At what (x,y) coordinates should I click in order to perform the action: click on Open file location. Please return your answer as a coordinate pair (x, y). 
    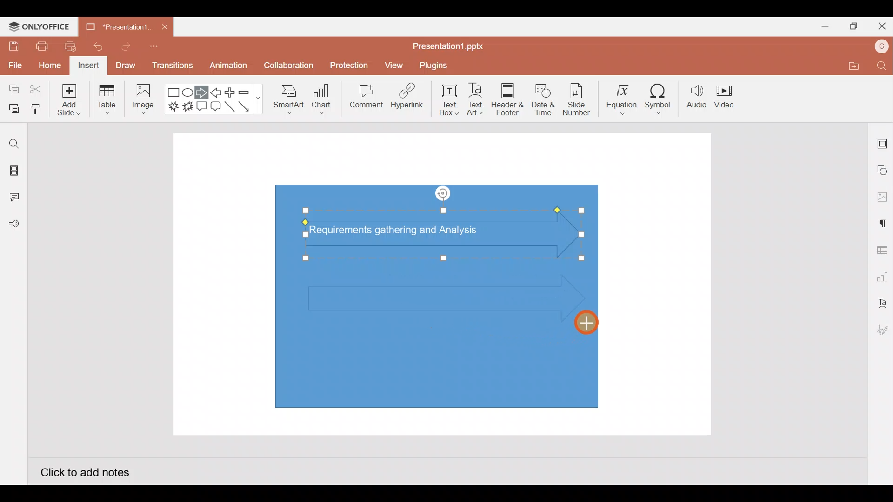
    Looking at the image, I should click on (852, 66).